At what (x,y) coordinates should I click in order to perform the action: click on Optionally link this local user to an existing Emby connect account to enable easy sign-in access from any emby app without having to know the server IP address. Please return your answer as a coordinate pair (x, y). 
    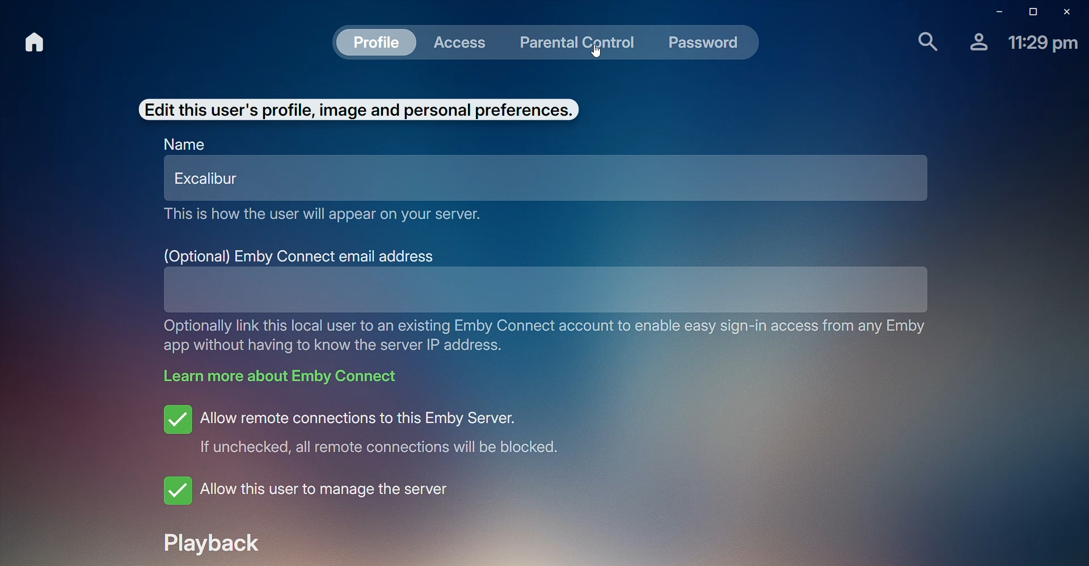
    Looking at the image, I should click on (546, 337).